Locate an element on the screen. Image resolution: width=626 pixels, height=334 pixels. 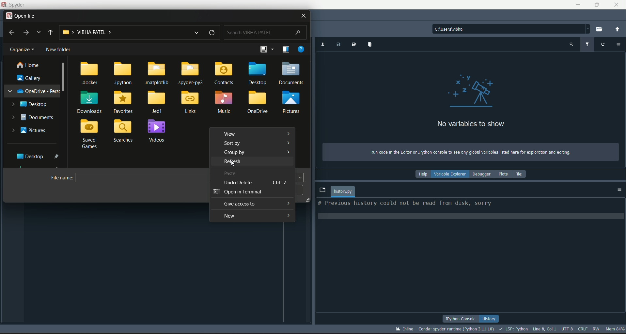
browse a working directory is located at coordinates (600, 29).